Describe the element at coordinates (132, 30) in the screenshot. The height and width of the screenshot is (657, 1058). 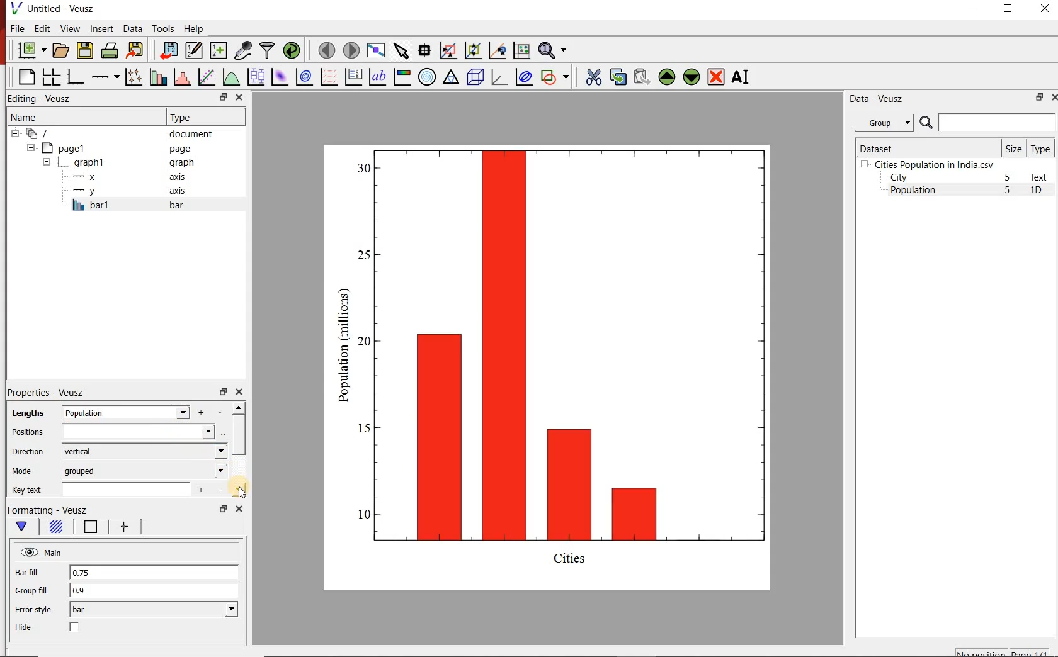
I see `Data` at that location.